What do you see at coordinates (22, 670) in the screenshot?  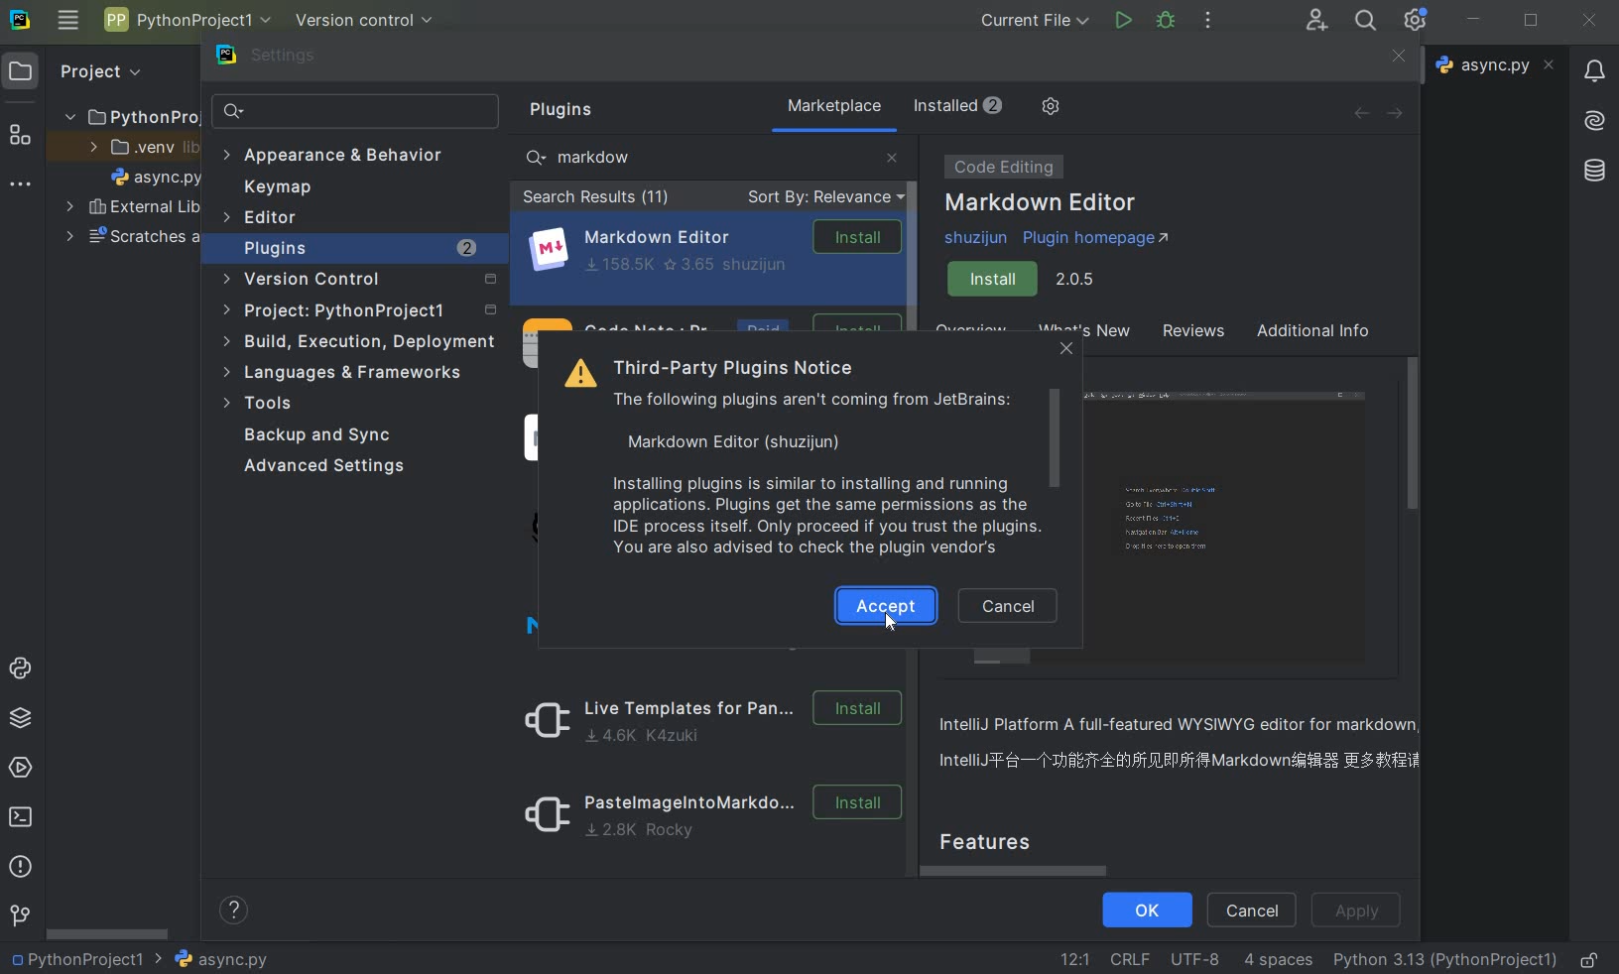 I see `python console` at bounding box center [22, 670].